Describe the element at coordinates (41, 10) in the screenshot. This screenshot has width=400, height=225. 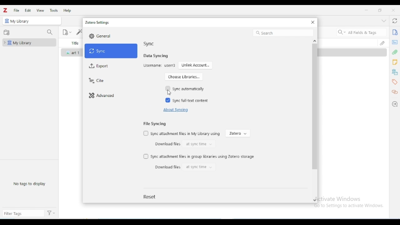
I see `view` at that location.